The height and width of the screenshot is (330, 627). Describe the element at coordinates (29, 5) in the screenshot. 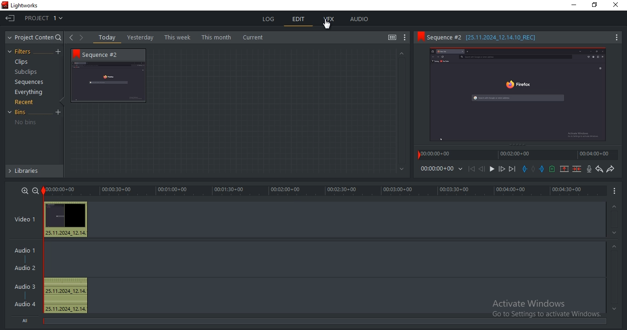

I see `Lightworks` at that location.